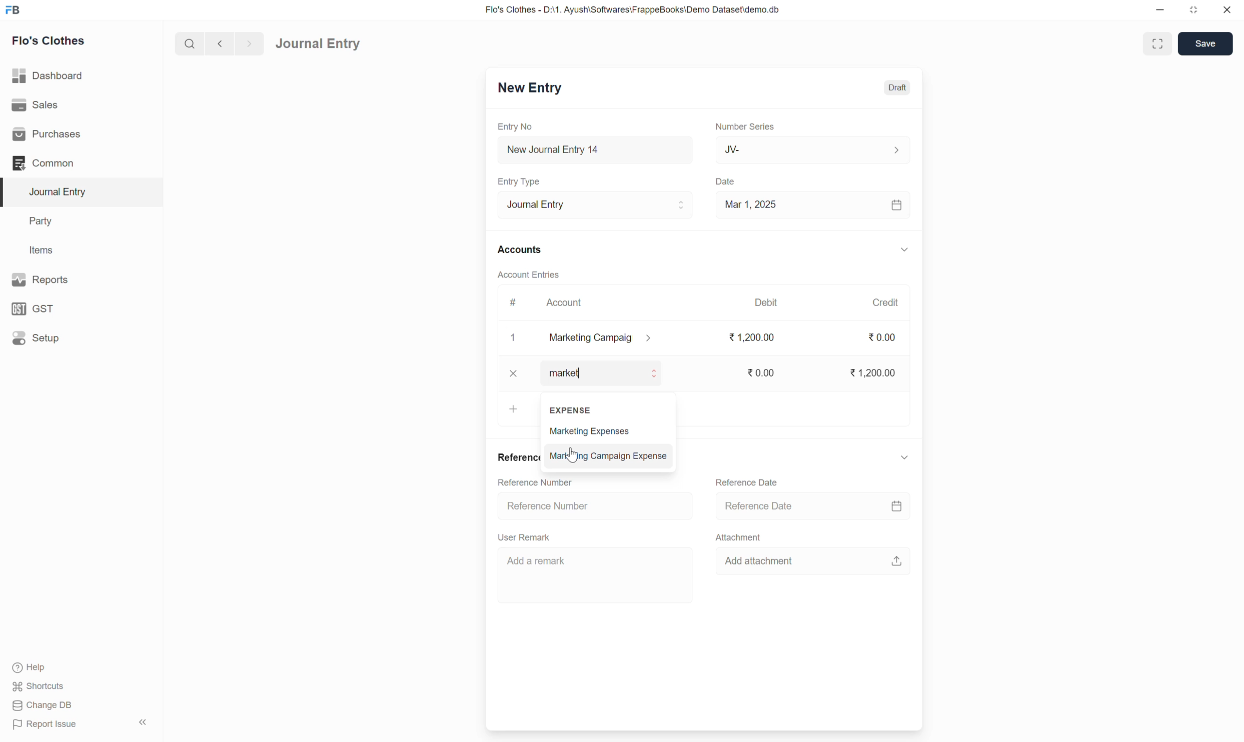 This screenshot has height=742, width=1244. I want to click on New Entry, so click(530, 86).